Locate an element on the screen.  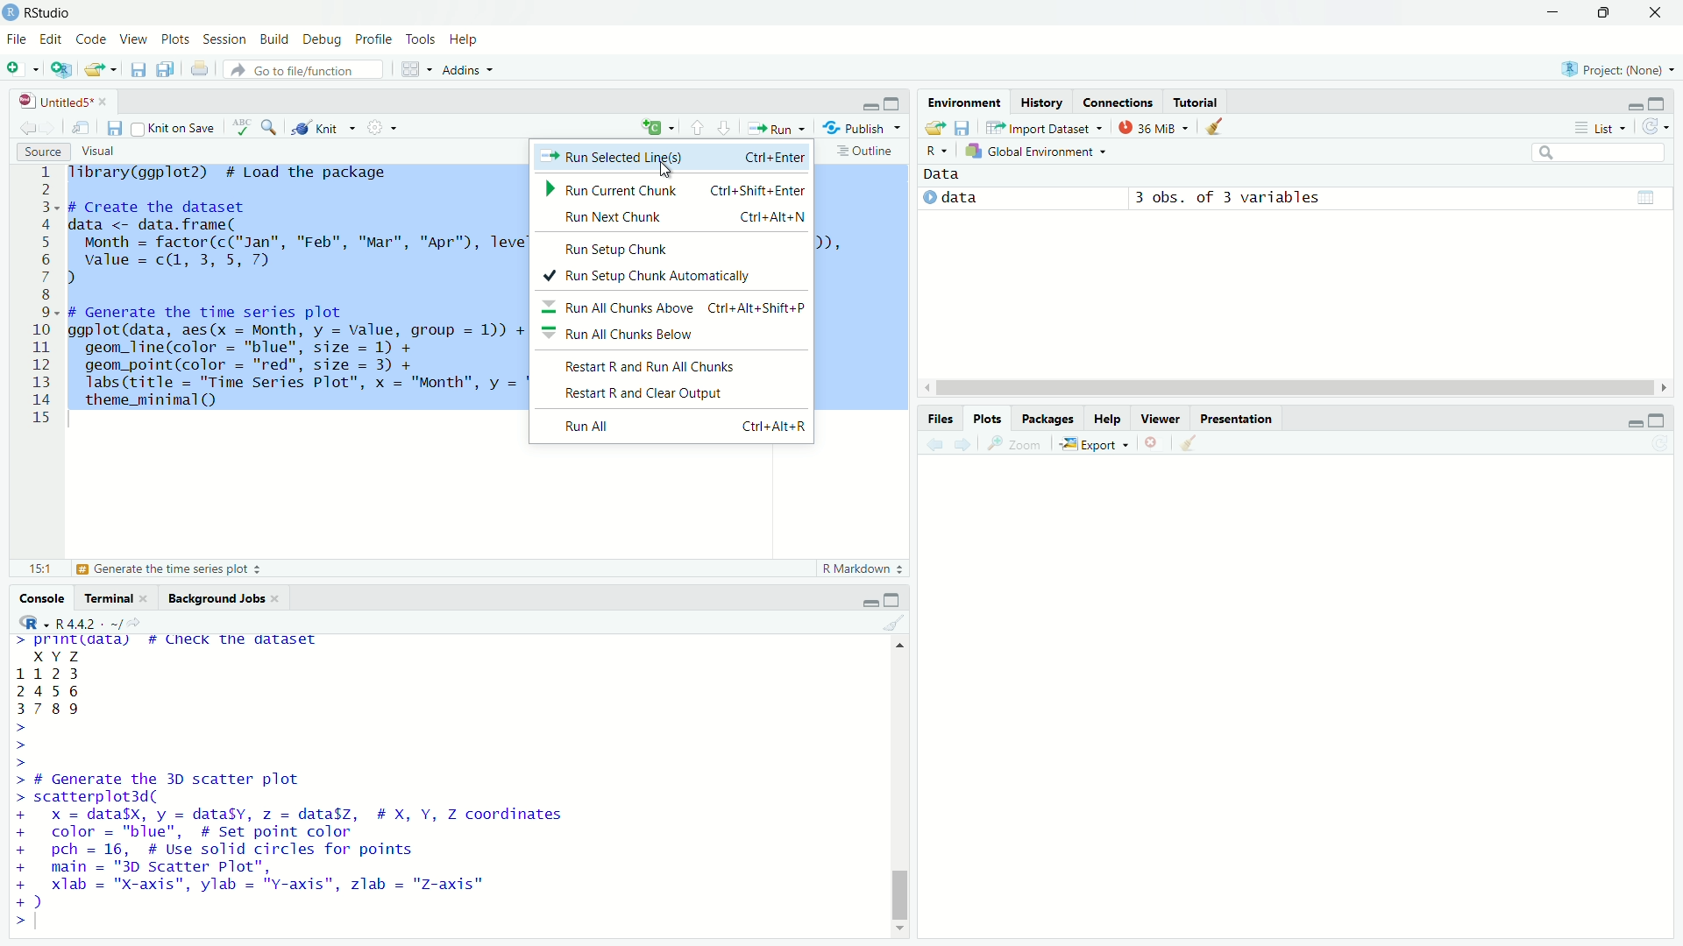
move top is located at coordinates (896, 647).